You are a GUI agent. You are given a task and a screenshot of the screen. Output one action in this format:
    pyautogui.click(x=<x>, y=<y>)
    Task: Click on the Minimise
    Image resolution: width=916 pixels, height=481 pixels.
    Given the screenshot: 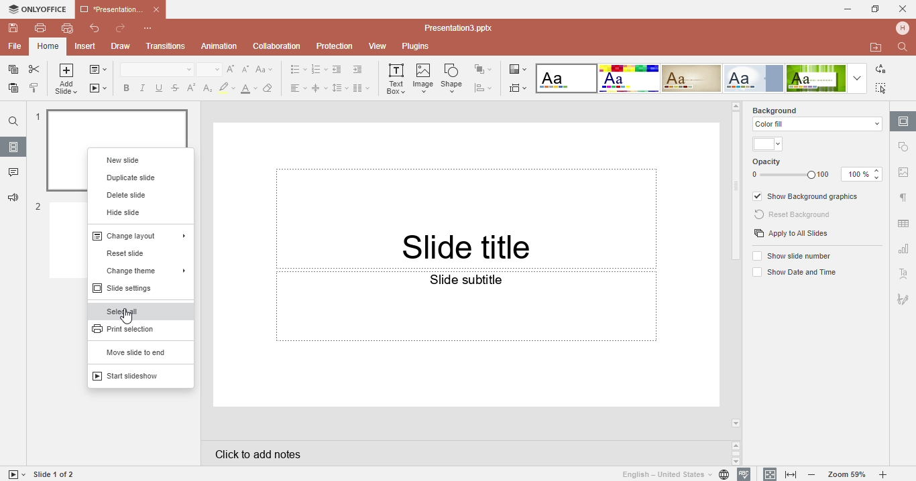 What is the action you would take?
    pyautogui.click(x=844, y=9)
    